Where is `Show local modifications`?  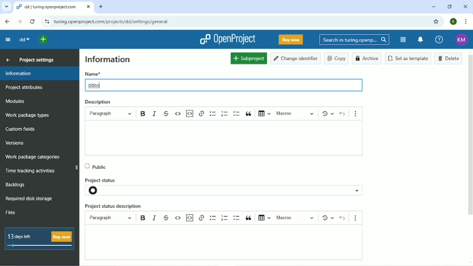
Show local modifications is located at coordinates (327, 217).